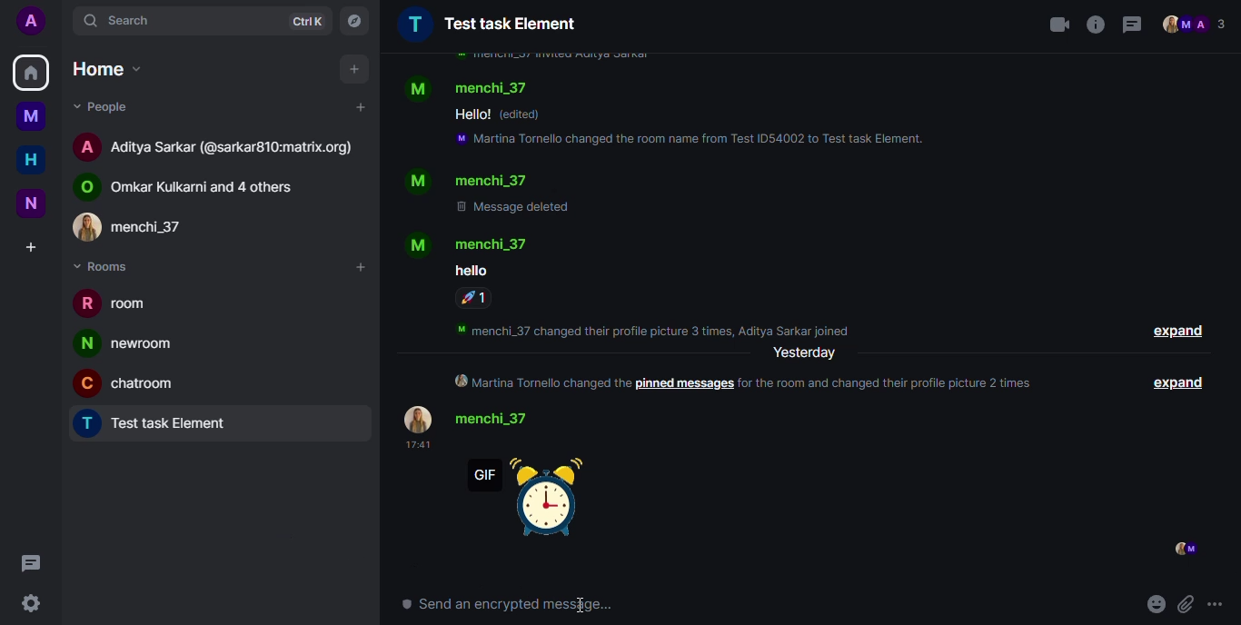 The height and width of the screenshot is (625, 1241). I want to click on people dropdown, so click(106, 107).